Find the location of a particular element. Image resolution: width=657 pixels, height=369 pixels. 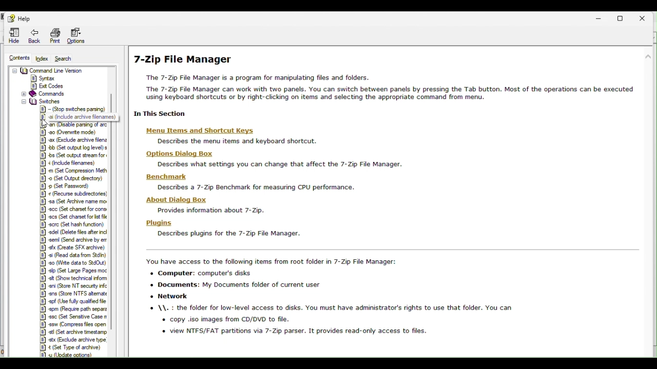

| In This Section is located at coordinates (161, 114).